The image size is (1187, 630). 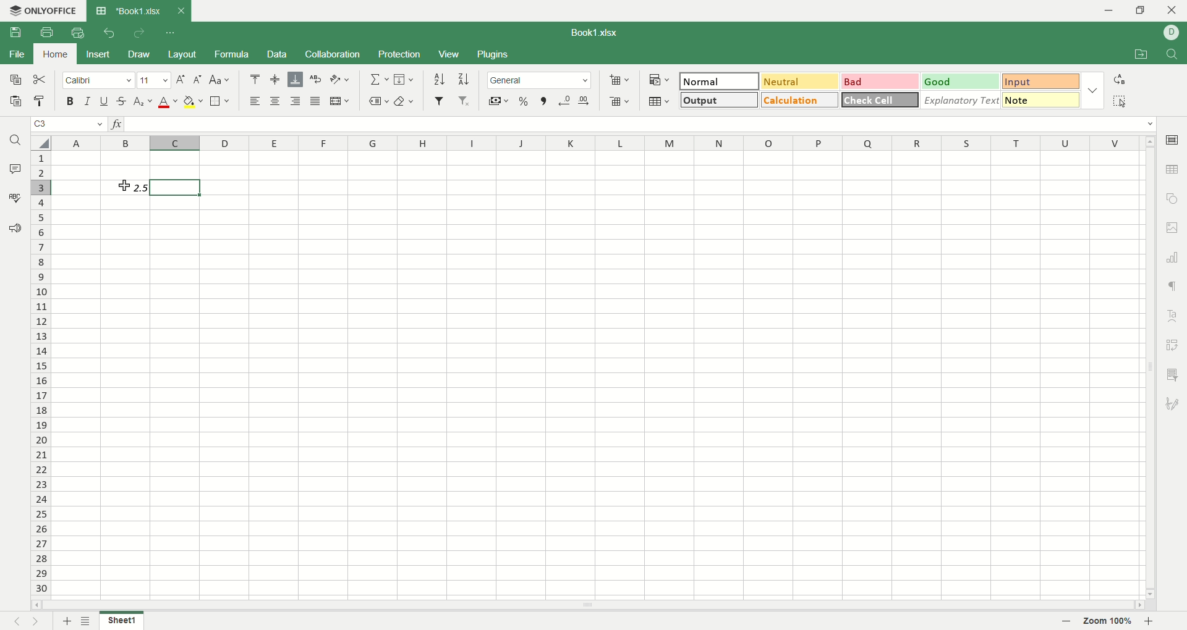 I want to click on onlyoffice, so click(x=41, y=10).